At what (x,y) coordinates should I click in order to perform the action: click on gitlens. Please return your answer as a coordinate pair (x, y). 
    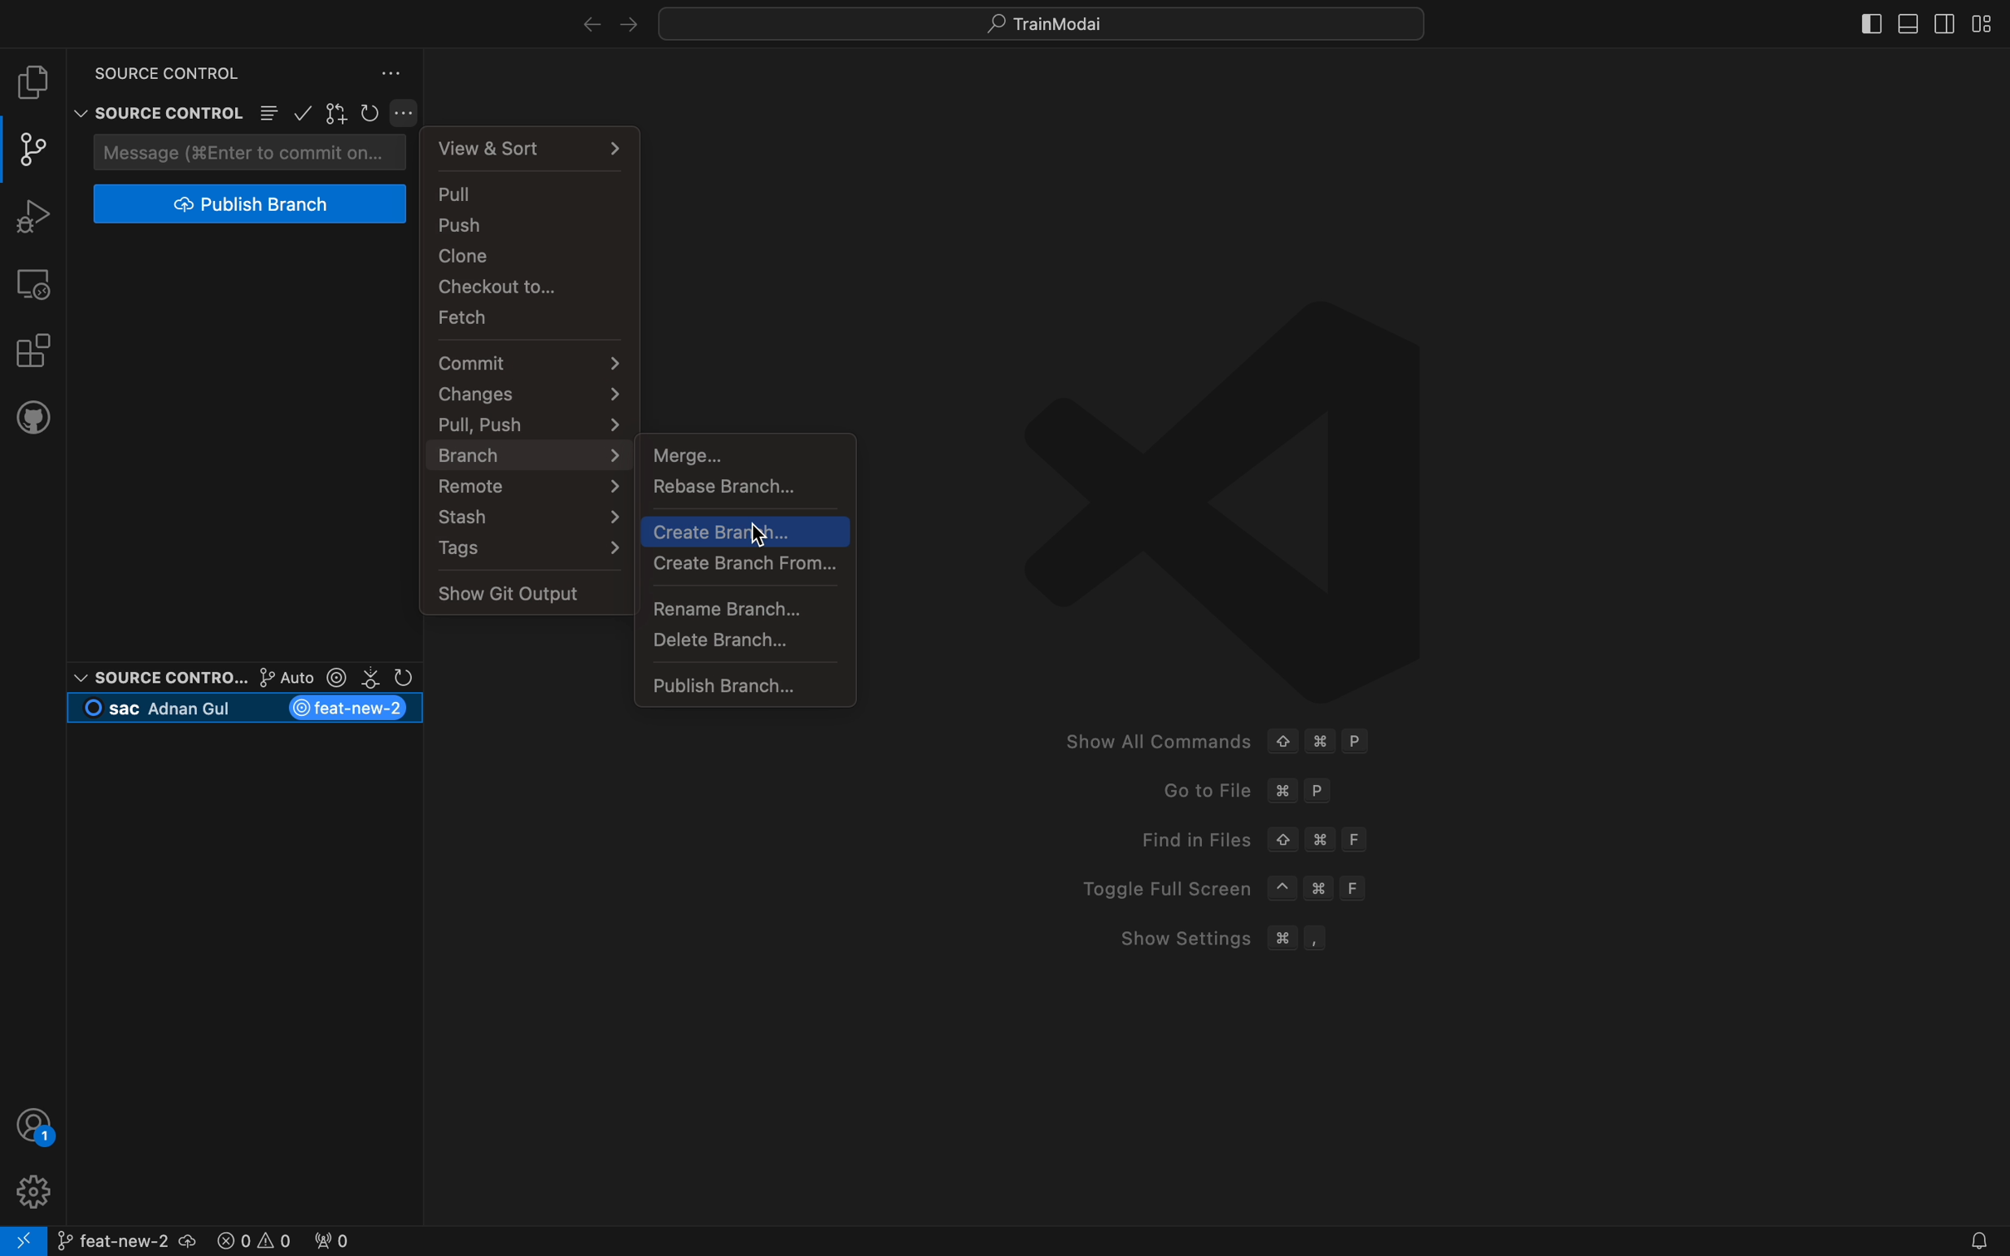
    Looking at the image, I should click on (339, 115).